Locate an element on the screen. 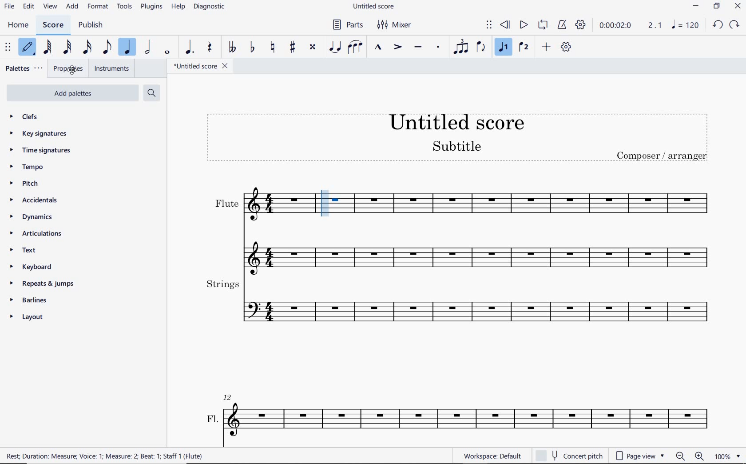  articulations is located at coordinates (37, 234).